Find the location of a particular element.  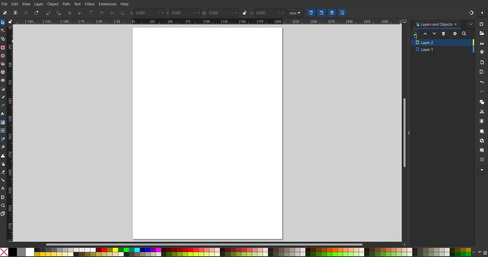

Pencil Tool is located at coordinates (4, 97).